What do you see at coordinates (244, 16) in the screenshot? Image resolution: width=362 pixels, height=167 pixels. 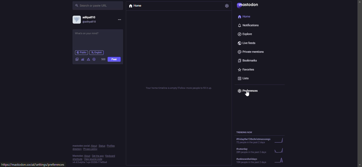 I see `home` at bounding box center [244, 16].